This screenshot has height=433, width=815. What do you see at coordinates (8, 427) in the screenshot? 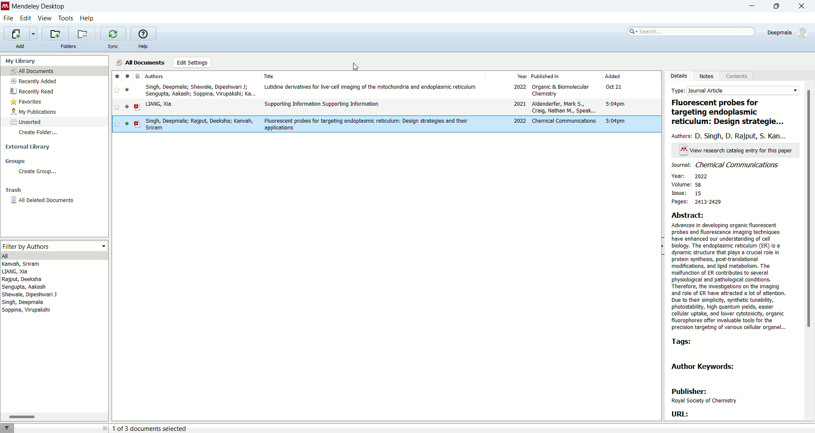
I see `filter` at bounding box center [8, 427].